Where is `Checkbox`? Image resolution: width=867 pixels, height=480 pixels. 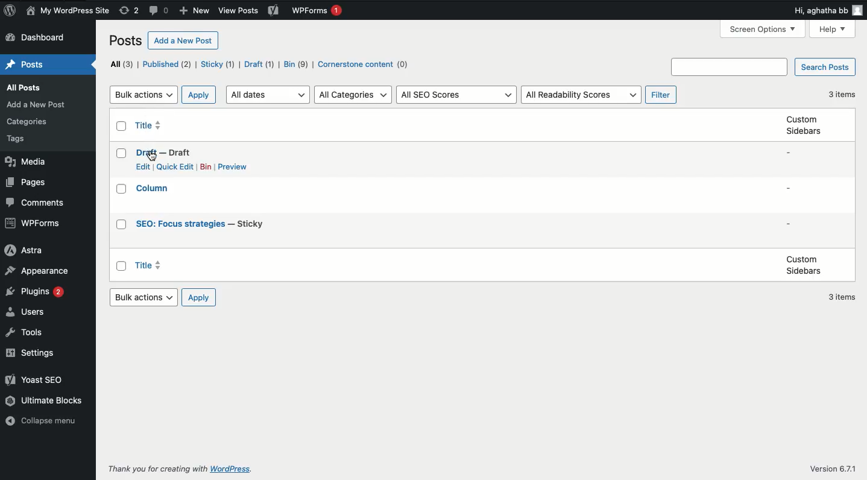
Checkbox is located at coordinates (122, 154).